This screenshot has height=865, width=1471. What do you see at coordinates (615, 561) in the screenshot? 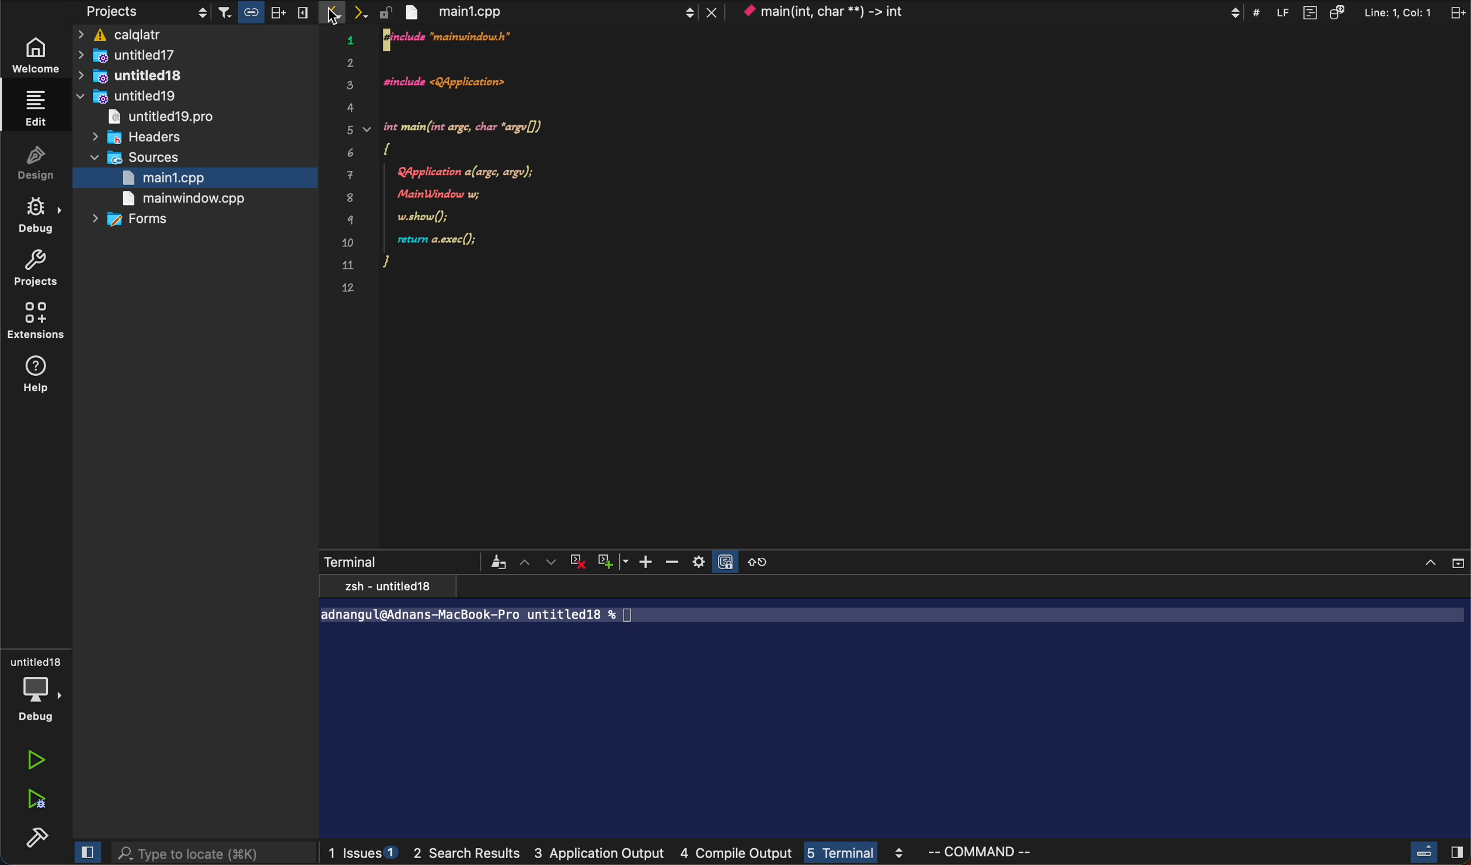
I see `plus` at bounding box center [615, 561].